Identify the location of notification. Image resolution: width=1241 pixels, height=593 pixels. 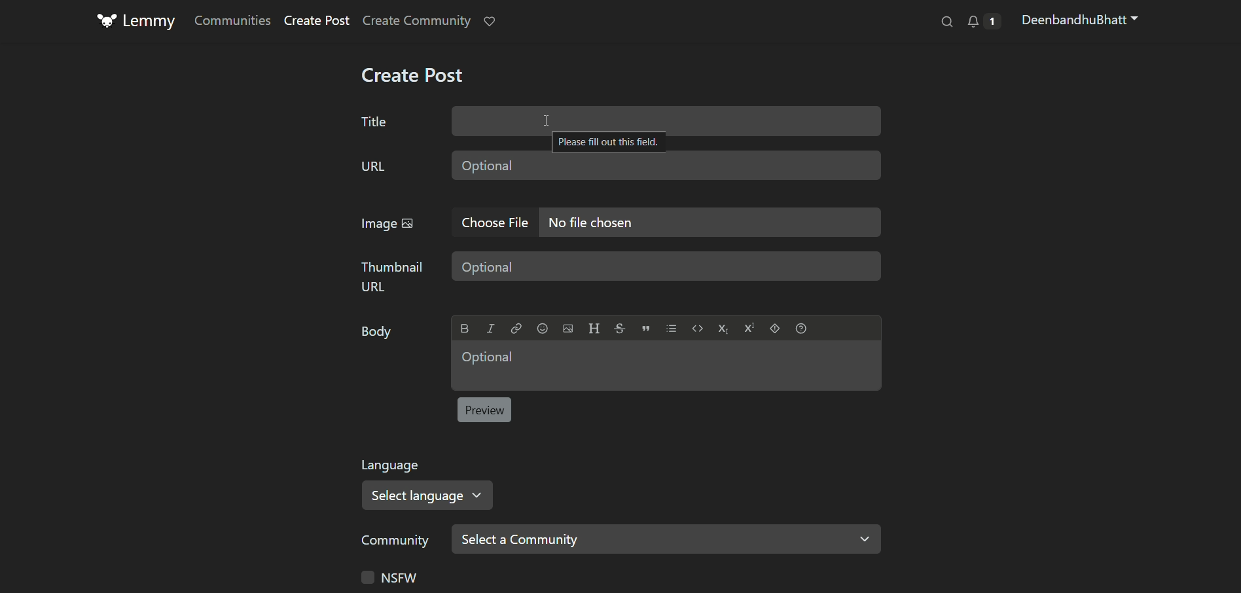
(491, 22).